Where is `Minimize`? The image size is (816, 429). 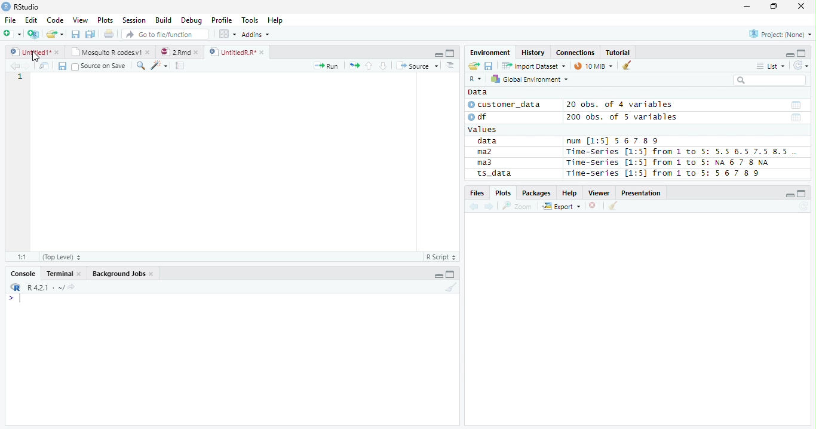
Minimize is located at coordinates (439, 274).